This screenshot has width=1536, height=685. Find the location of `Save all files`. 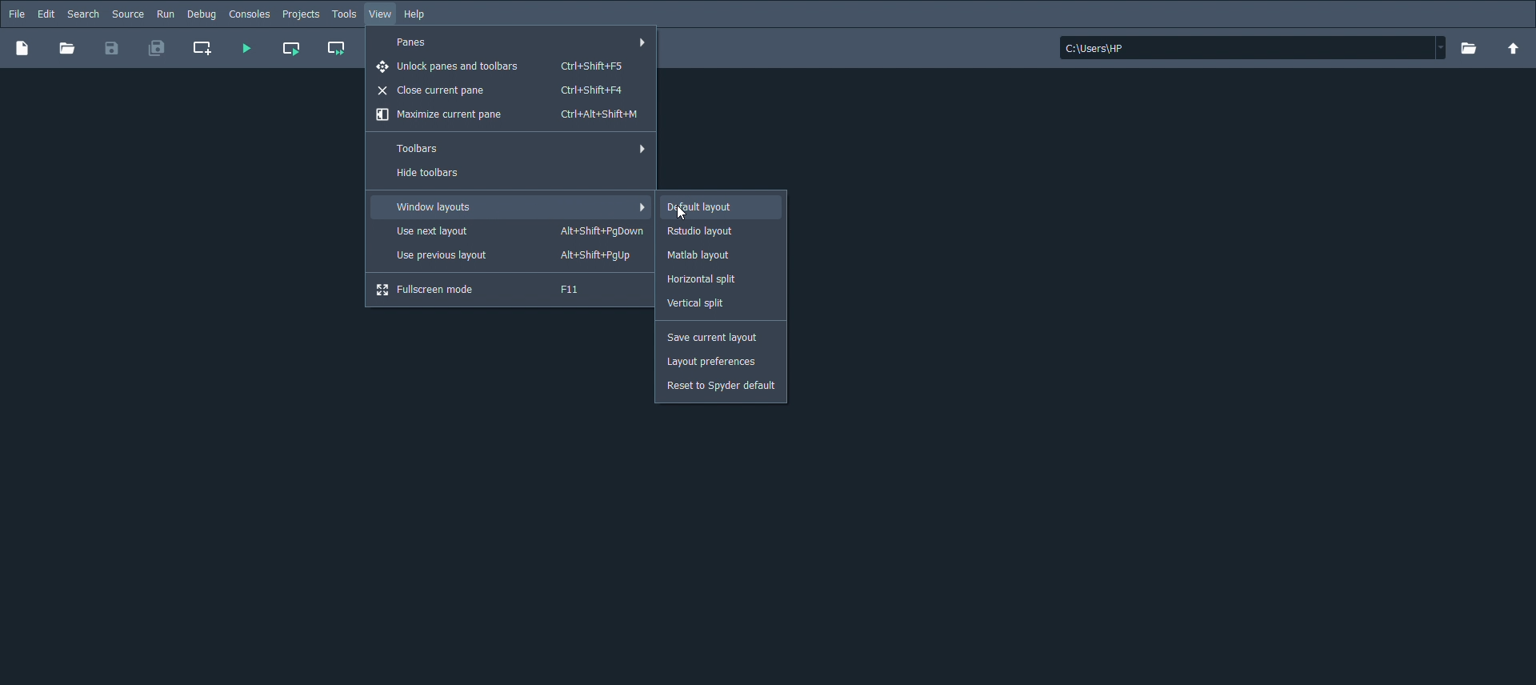

Save all files is located at coordinates (156, 48).